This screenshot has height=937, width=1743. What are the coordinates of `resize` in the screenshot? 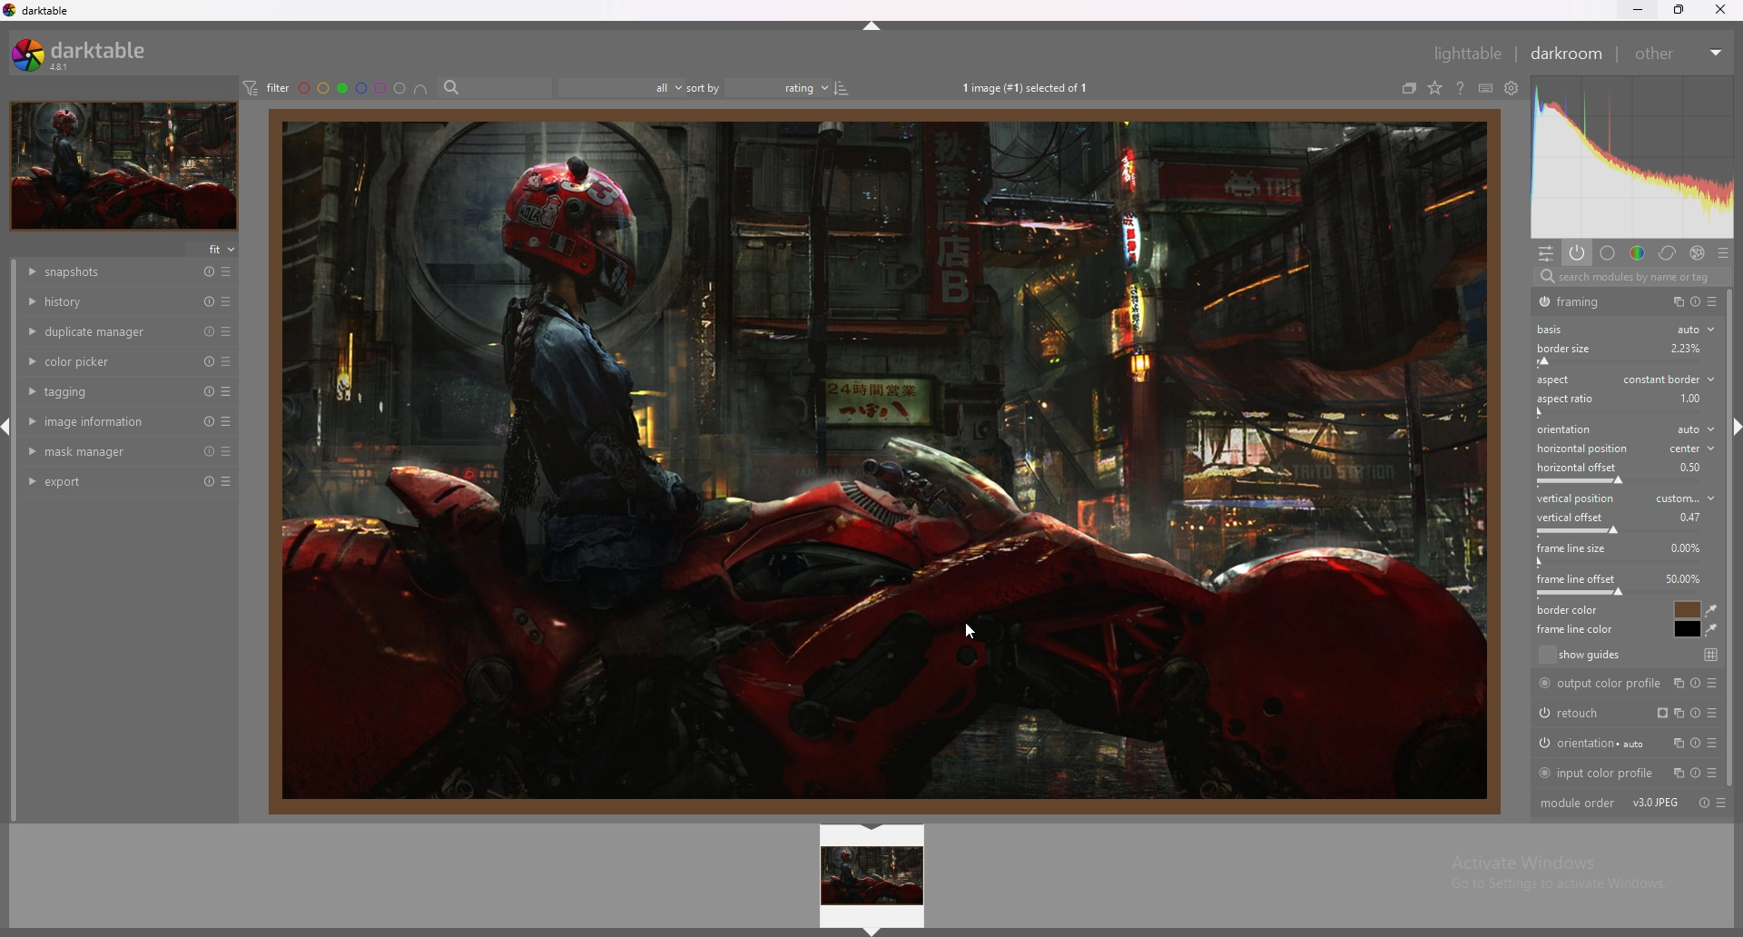 It's located at (1682, 9).